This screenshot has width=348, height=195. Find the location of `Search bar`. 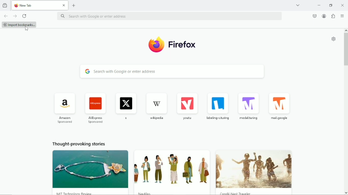

Search bar is located at coordinates (169, 16).